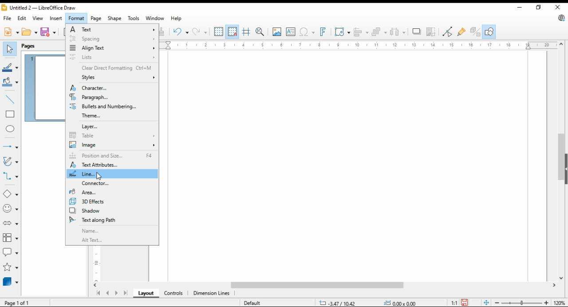  I want to click on dimension lines, so click(212, 294).